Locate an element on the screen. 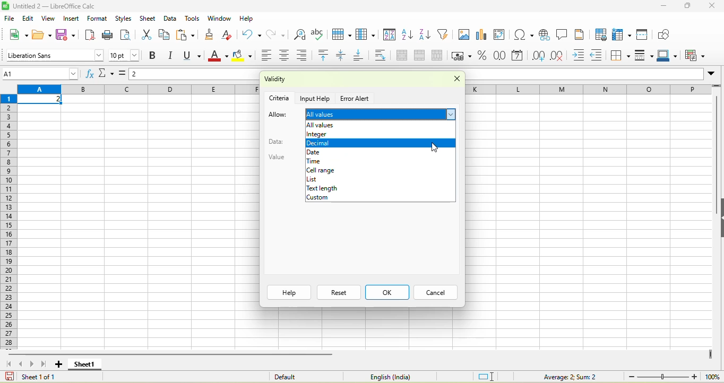  more rows is located at coordinates (717, 88).